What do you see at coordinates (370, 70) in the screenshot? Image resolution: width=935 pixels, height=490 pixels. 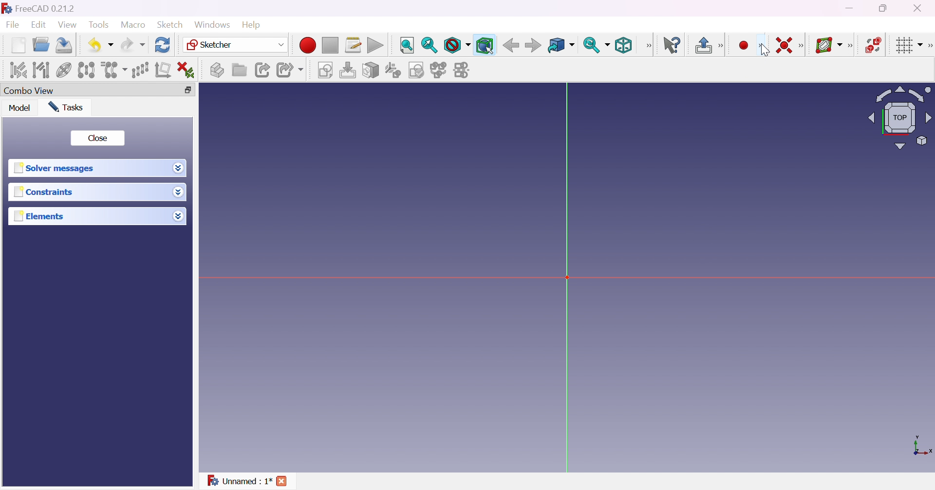 I see `Map sketch to face` at bounding box center [370, 70].